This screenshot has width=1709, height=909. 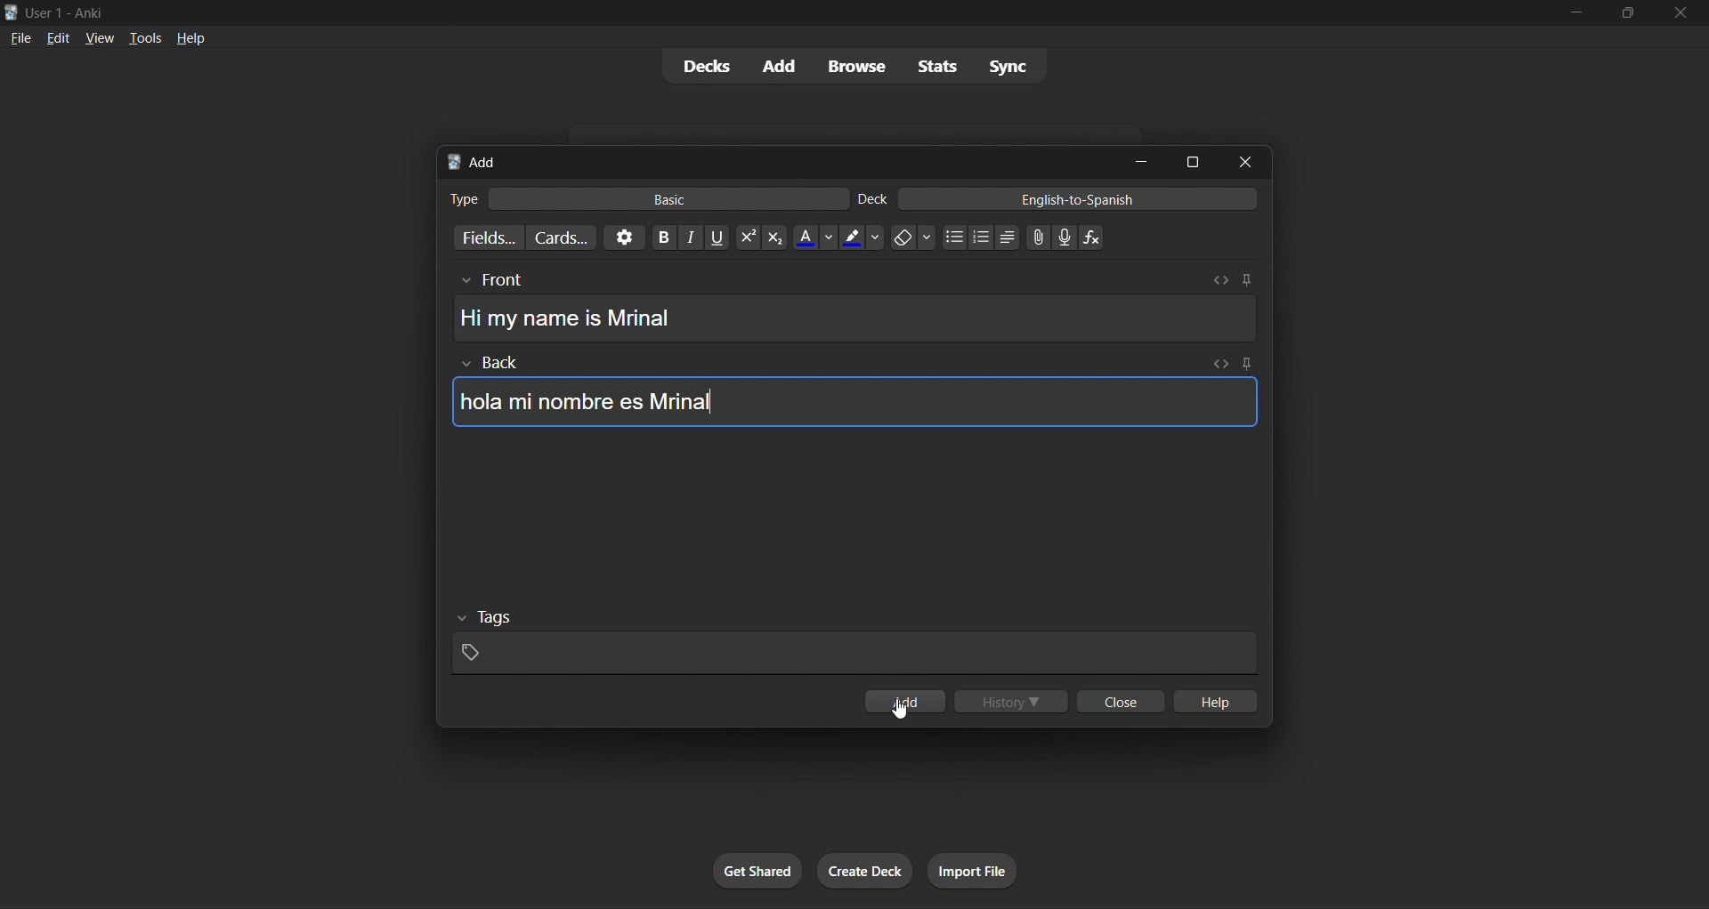 What do you see at coordinates (1138, 161) in the screenshot?
I see `minimize` at bounding box center [1138, 161].